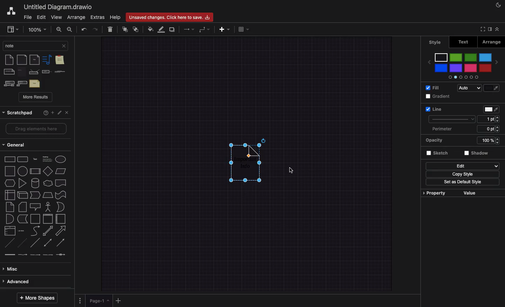  Describe the element at coordinates (499, 127) in the screenshot. I see `increase perimeter` at that location.